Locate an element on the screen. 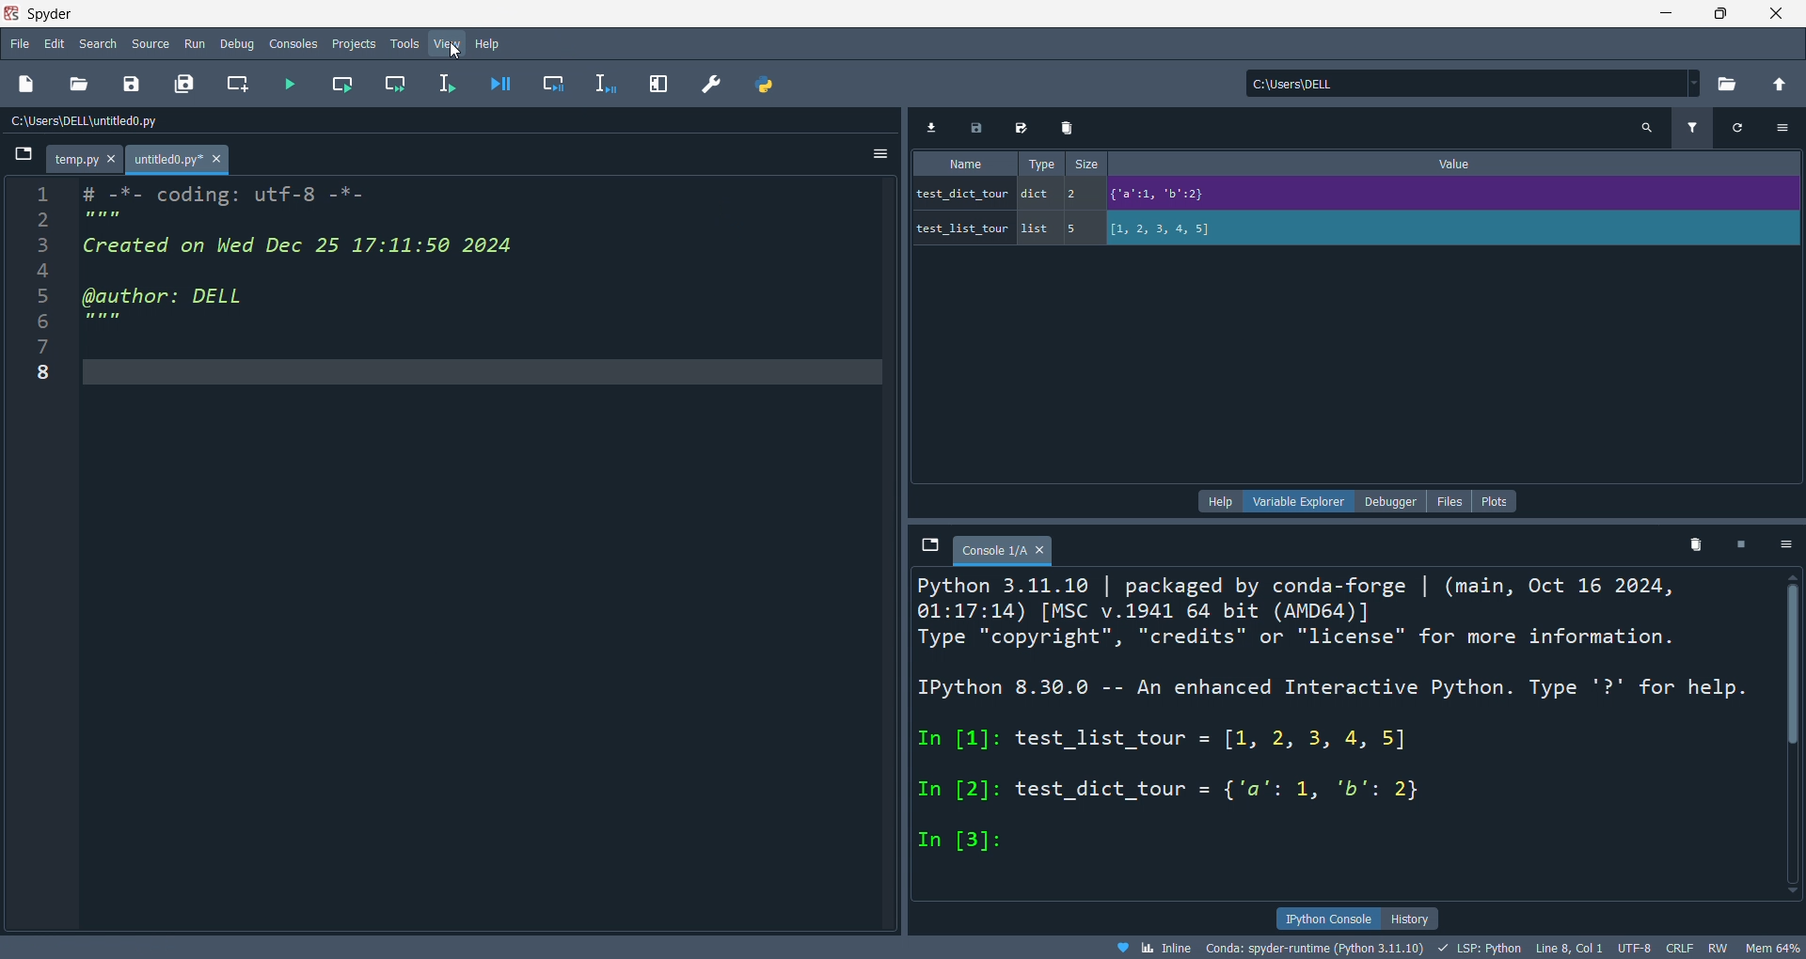 The height and width of the screenshot is (959, 1806). projects is located at coordinates (352, 41).